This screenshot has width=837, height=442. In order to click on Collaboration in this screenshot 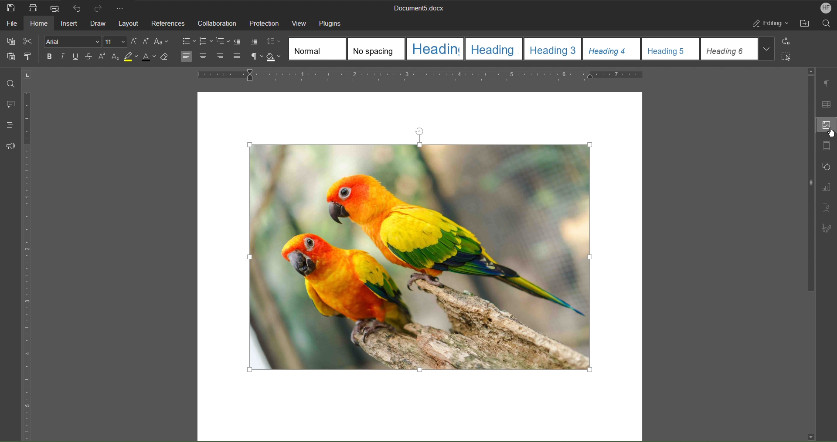, I will do `click(216, 23)`.